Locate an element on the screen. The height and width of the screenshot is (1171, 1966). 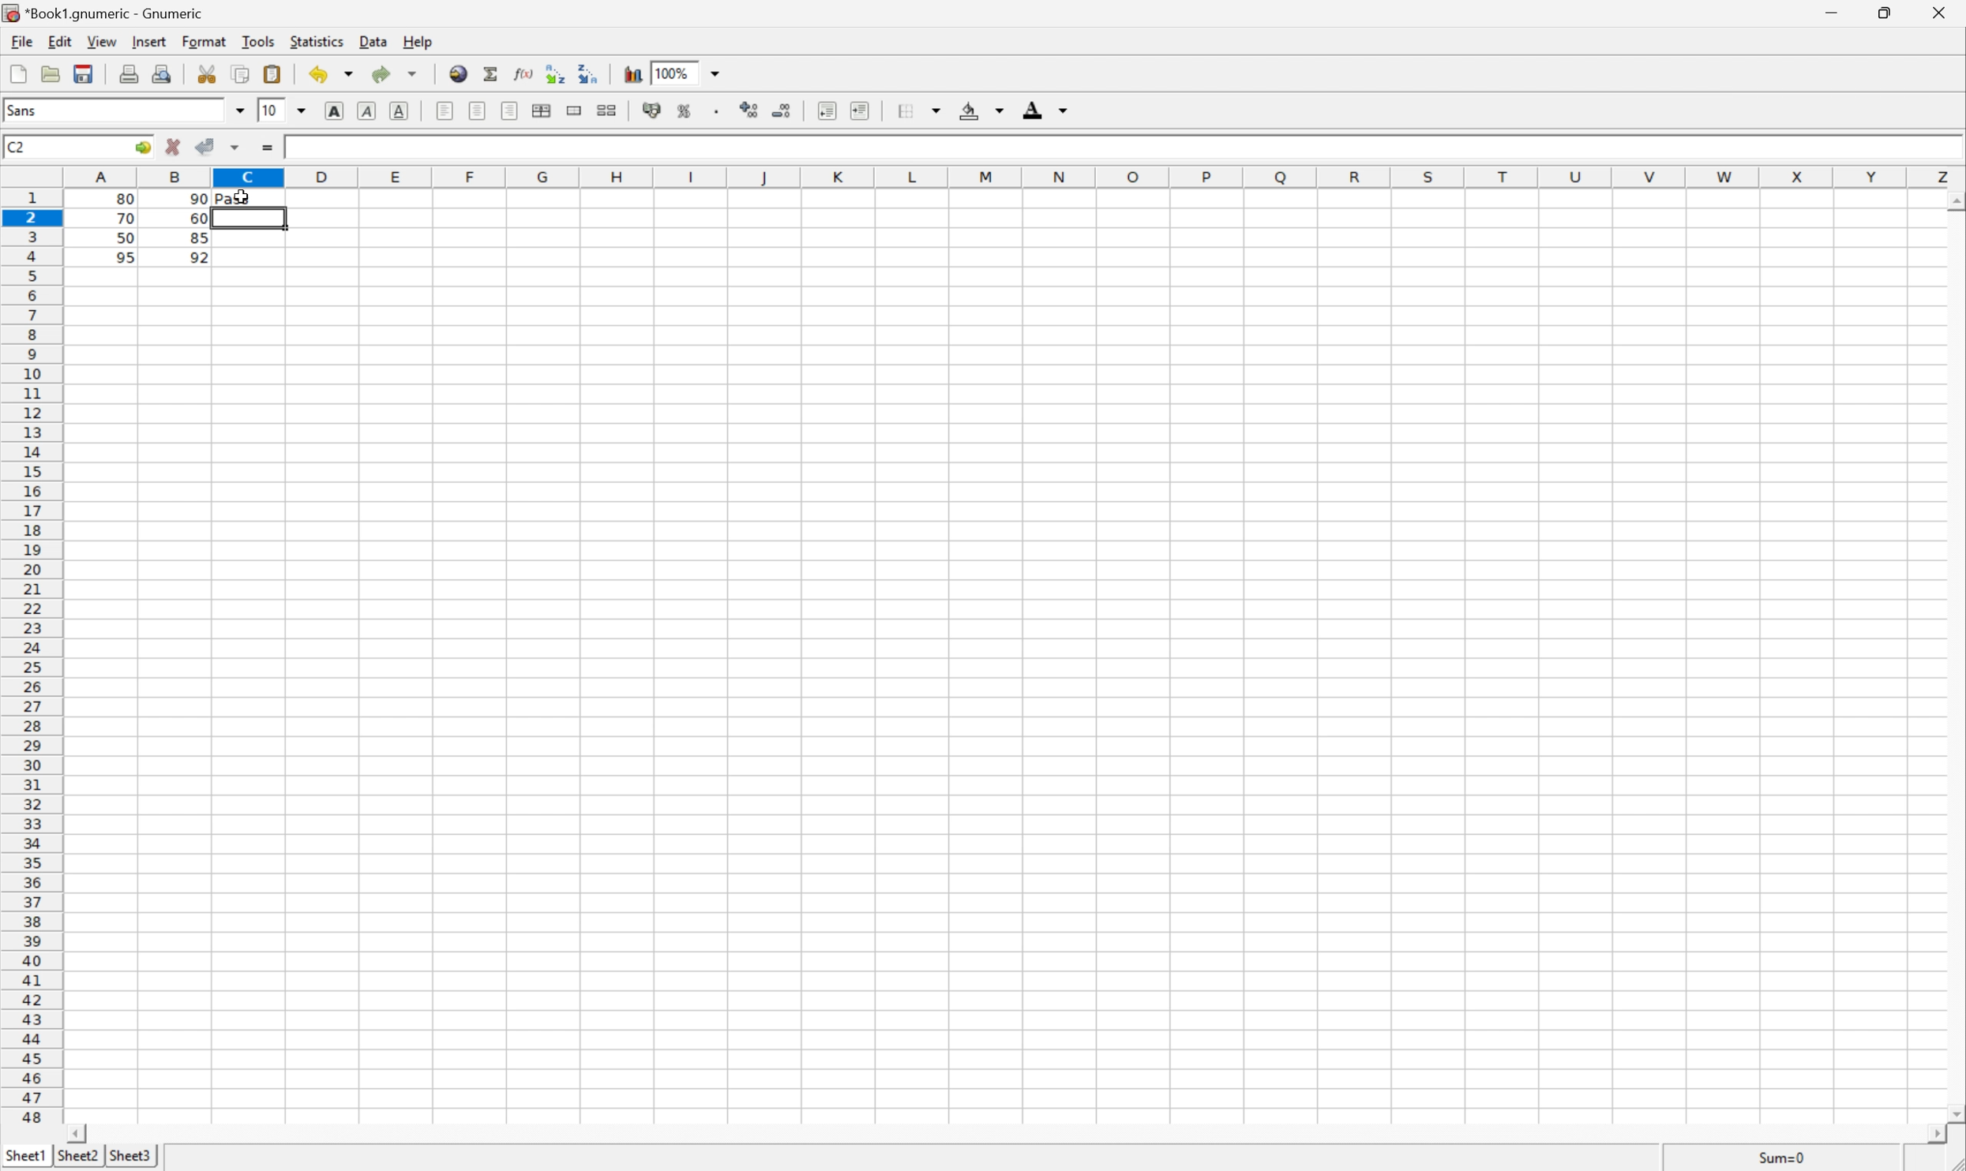
Cut the selection is located at coordinates (208, 73).